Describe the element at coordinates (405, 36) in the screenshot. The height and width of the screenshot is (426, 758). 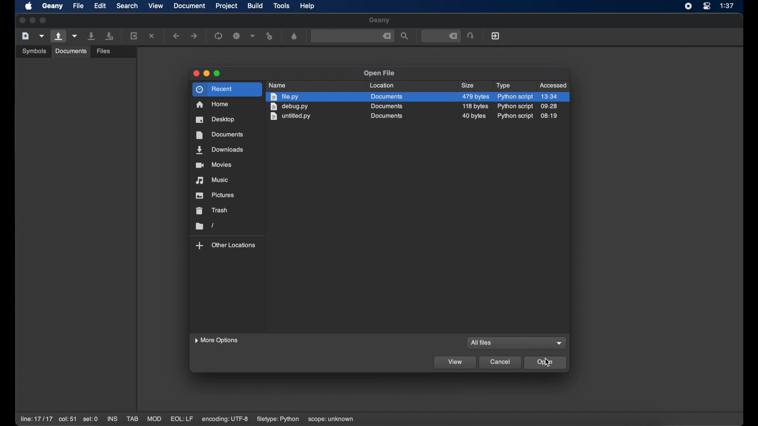
I see `find the entered text in the current file` at that location.